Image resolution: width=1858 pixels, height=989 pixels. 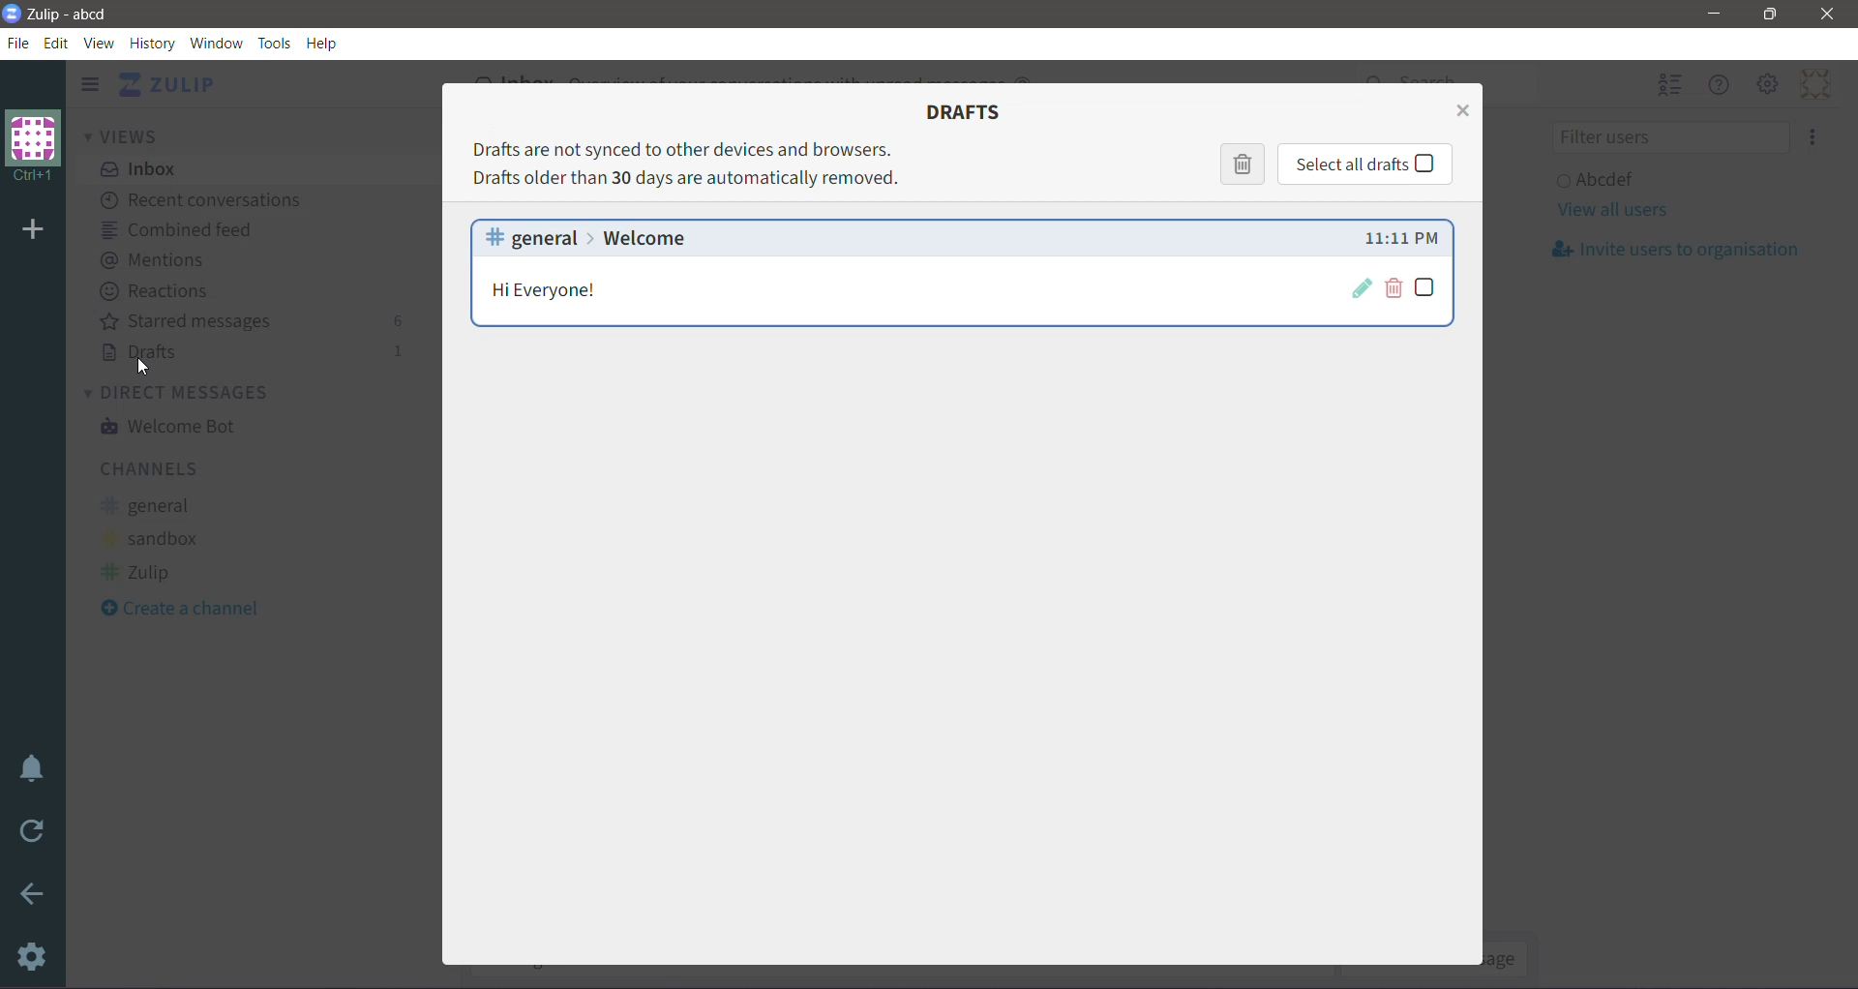 I want to click on File, so click(x=18, y=44).